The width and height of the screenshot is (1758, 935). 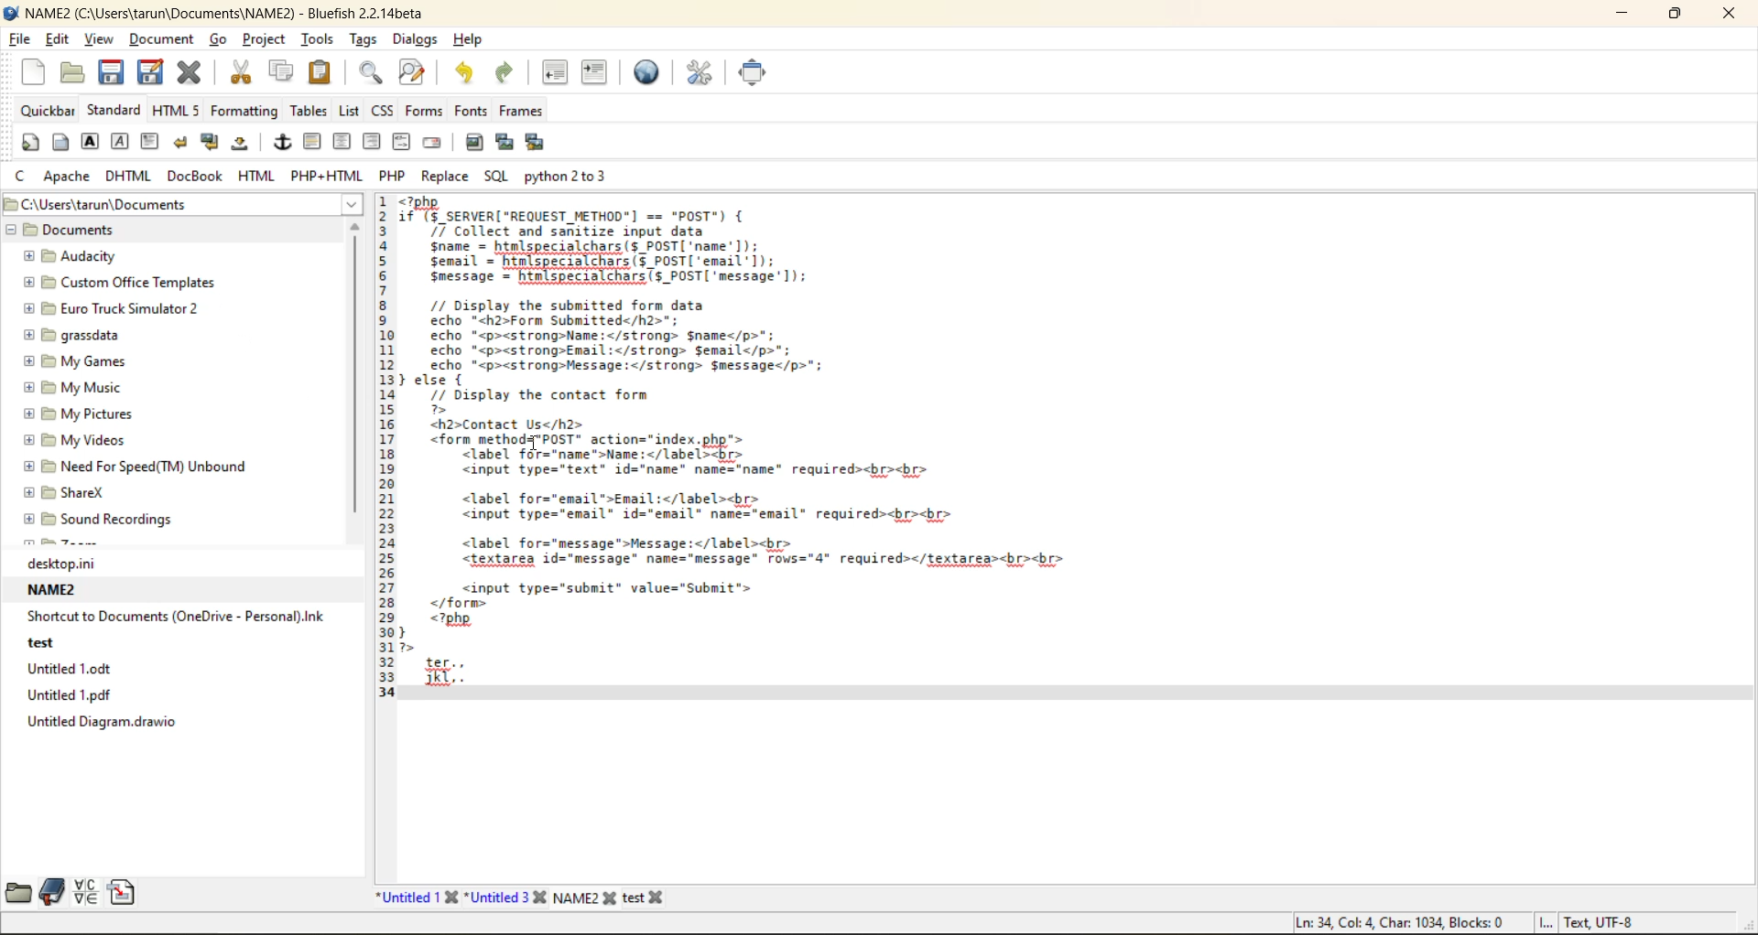 What do you see at coordinates (354, 375) in the screenshot?
I see `vertical scroll bar` at bounding box center [354, 375].